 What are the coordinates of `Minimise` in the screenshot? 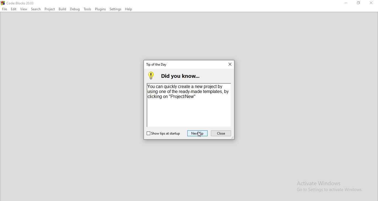 It's located at (345, 3).